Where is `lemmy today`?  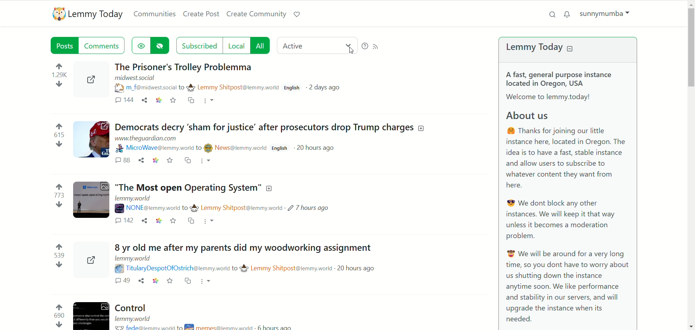 lemmy today is located at coordinates (541, 47).